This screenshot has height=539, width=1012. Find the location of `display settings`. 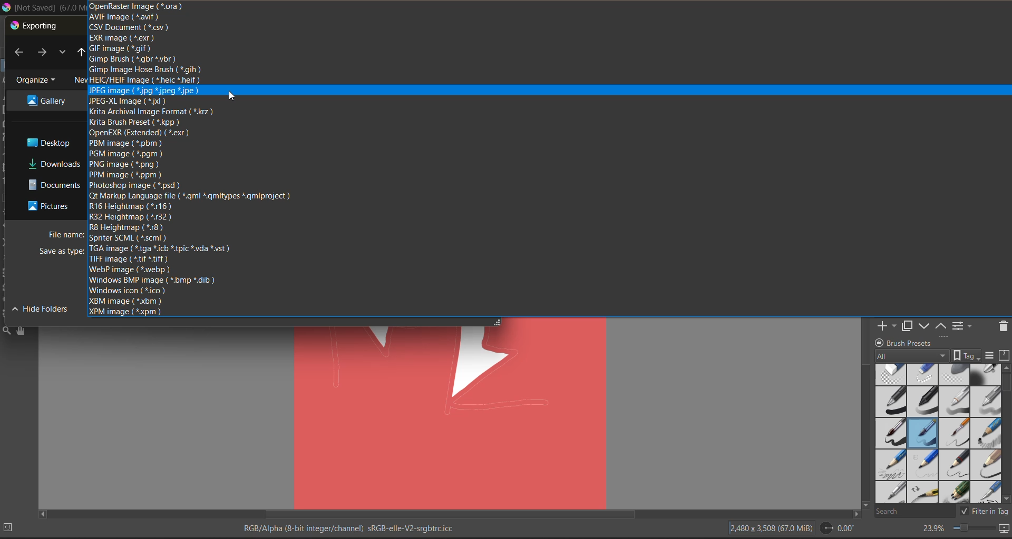

display settings is located at coordinates (991, 356).